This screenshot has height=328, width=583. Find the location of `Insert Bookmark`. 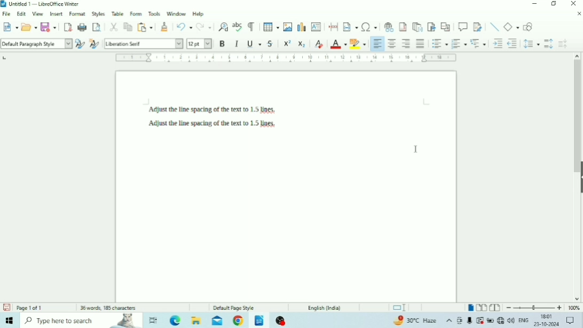

Insert Bookmark is located at coordinates (432, 26).